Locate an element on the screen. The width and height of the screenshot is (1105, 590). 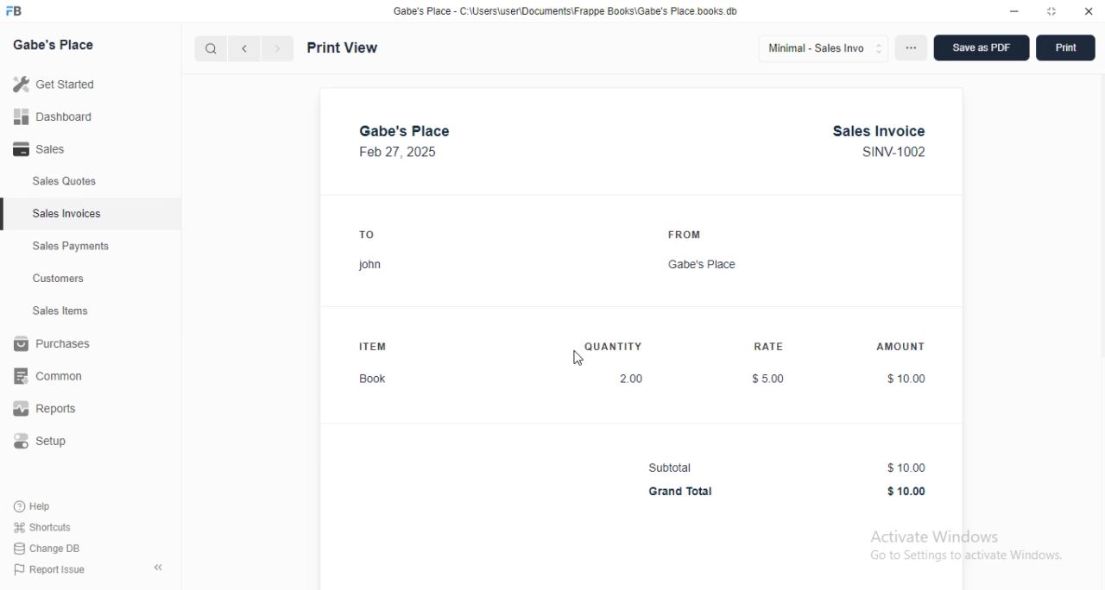
print is located at coordinates (1066, 47).